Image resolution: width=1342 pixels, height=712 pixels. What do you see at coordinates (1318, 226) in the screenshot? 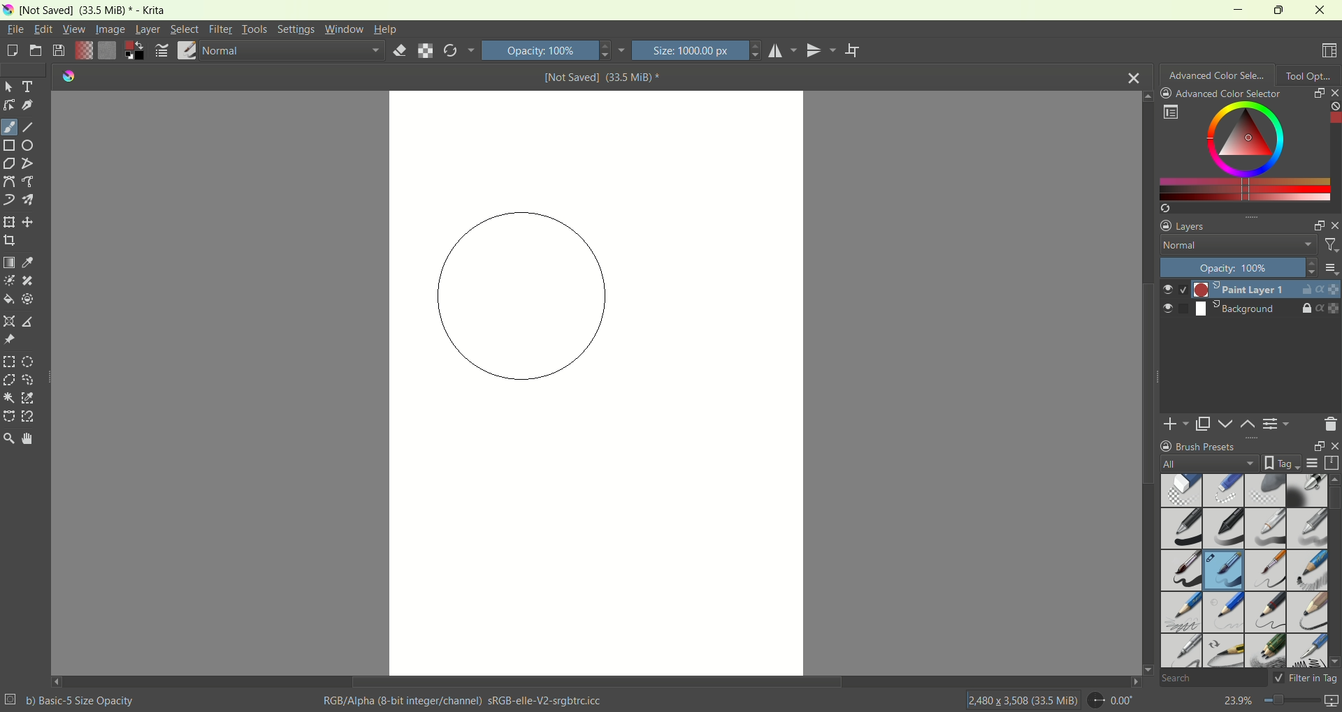
I see `float docker` at bounding box center [1318, 226].